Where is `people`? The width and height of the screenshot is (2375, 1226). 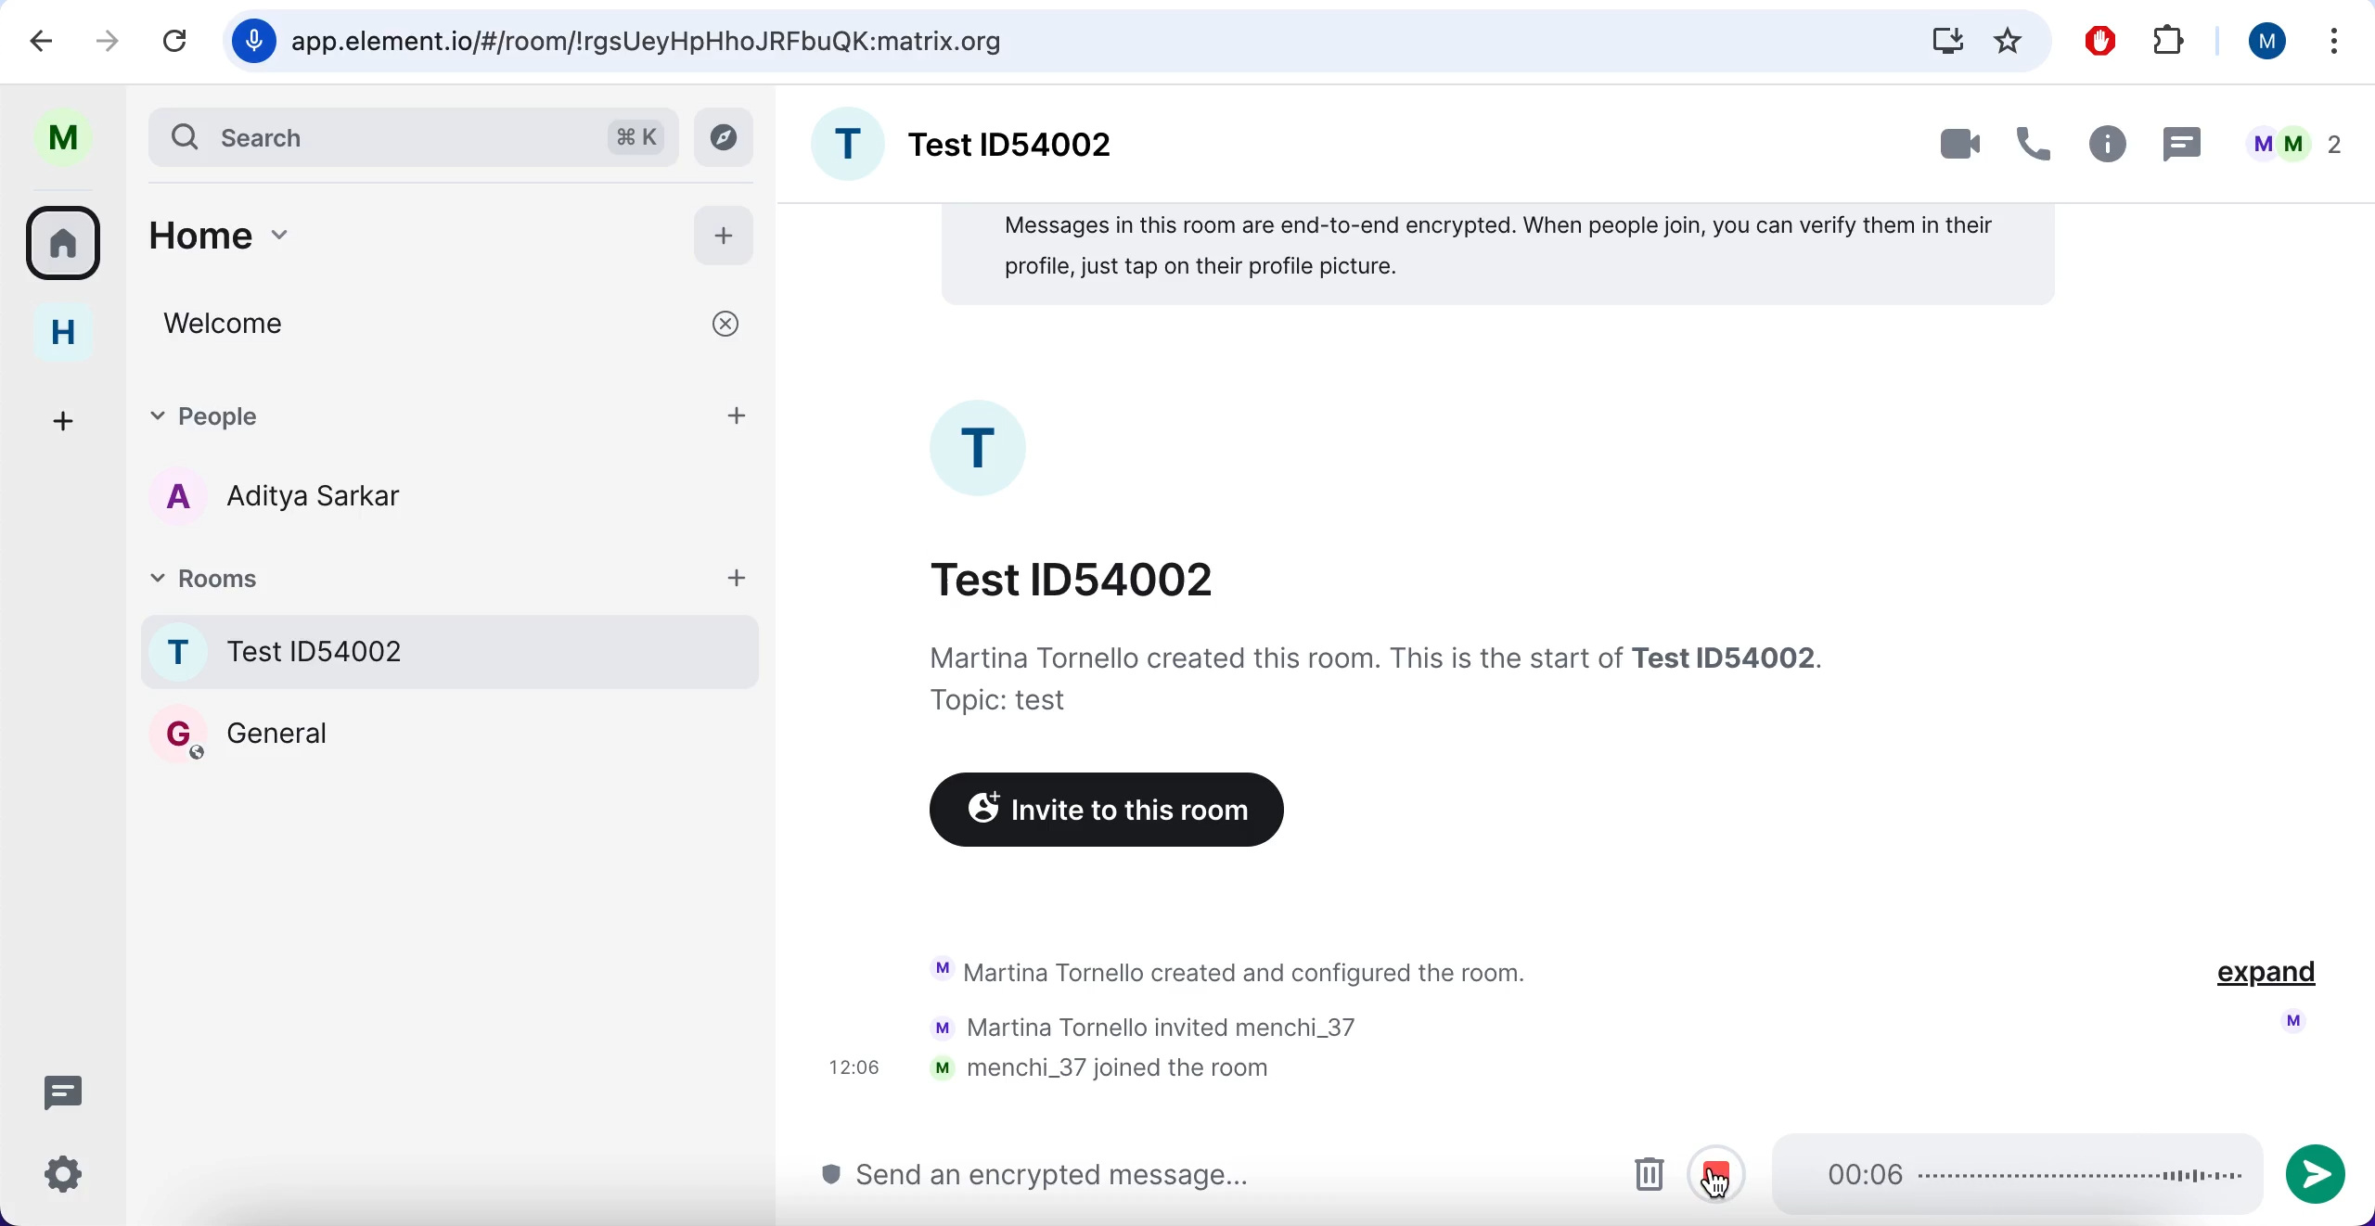 people is located at coordinates (2289, 138).